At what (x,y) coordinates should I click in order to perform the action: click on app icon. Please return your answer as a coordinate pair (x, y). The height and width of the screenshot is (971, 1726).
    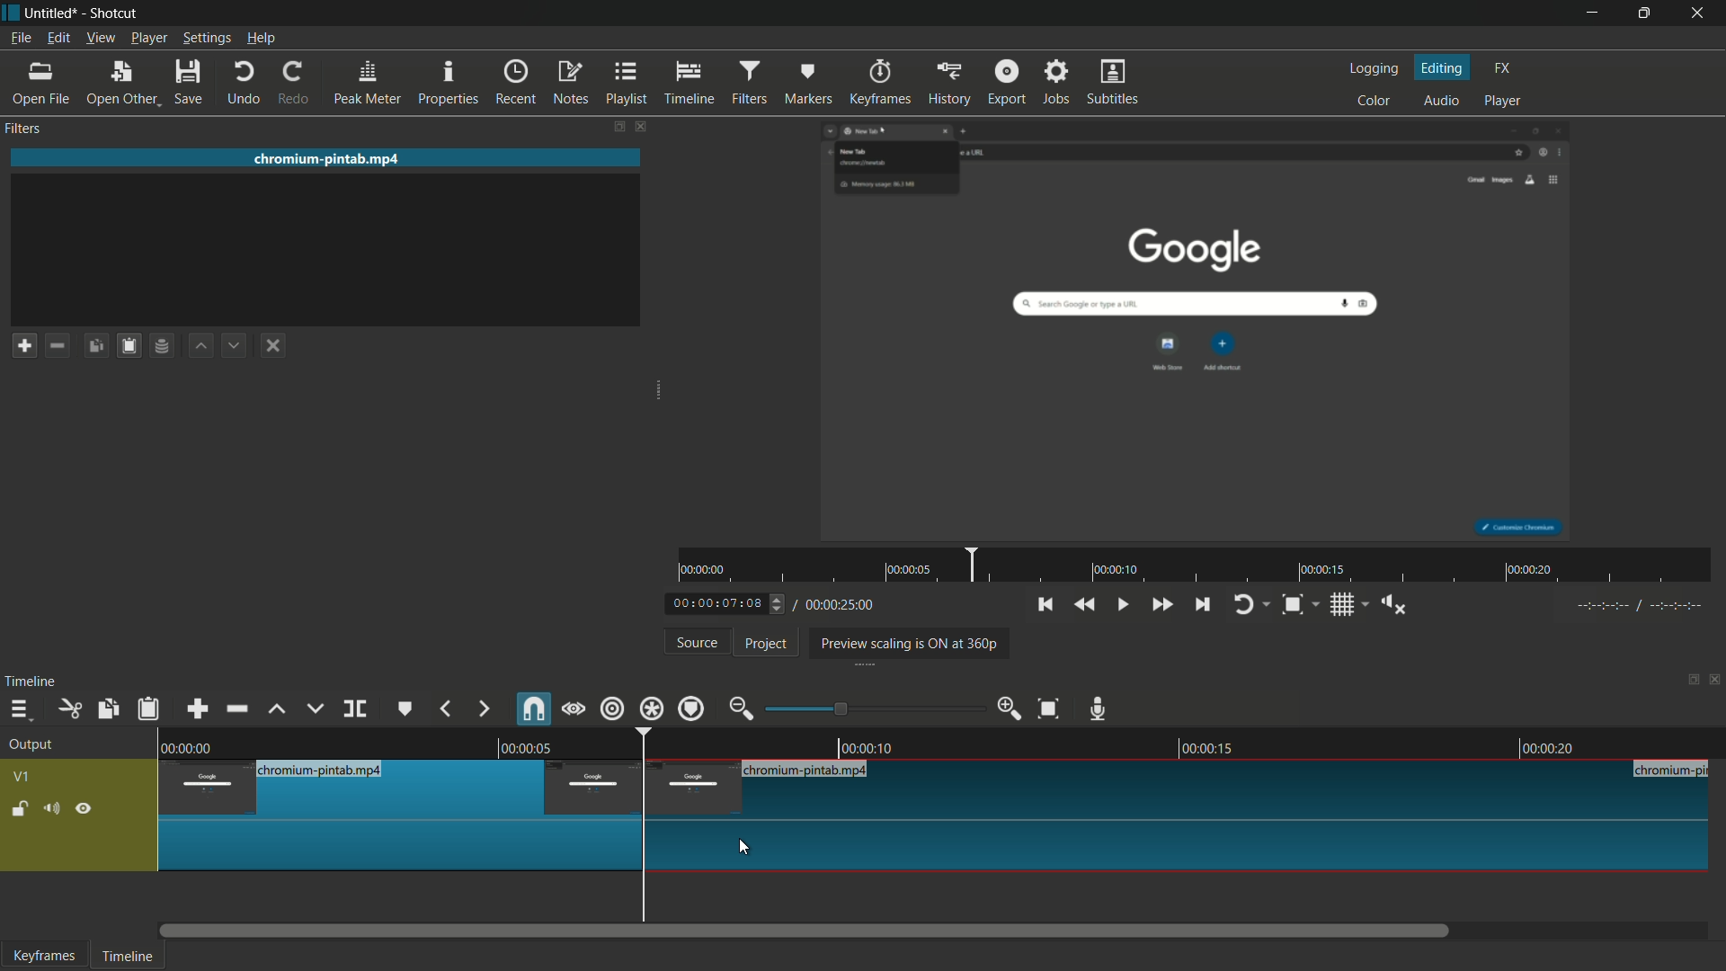
    Looking at the image, I should click on (11, 12).